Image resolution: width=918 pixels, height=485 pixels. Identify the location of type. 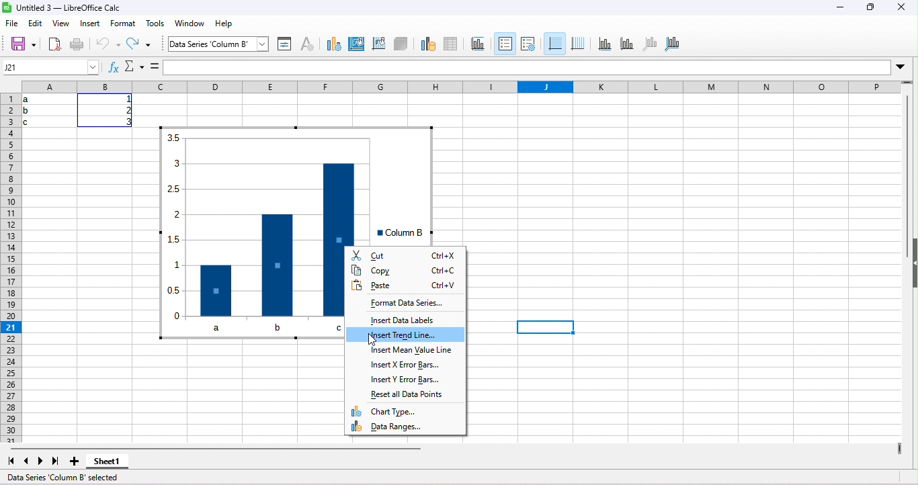
(335, 46).